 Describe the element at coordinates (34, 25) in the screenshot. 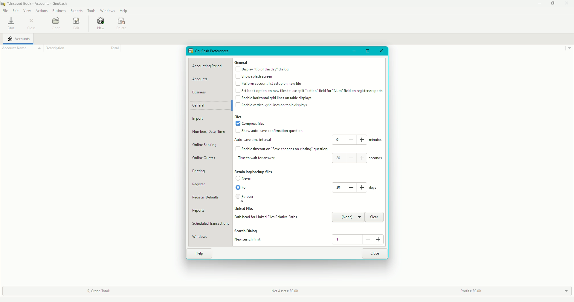

I see `Close` at that location.